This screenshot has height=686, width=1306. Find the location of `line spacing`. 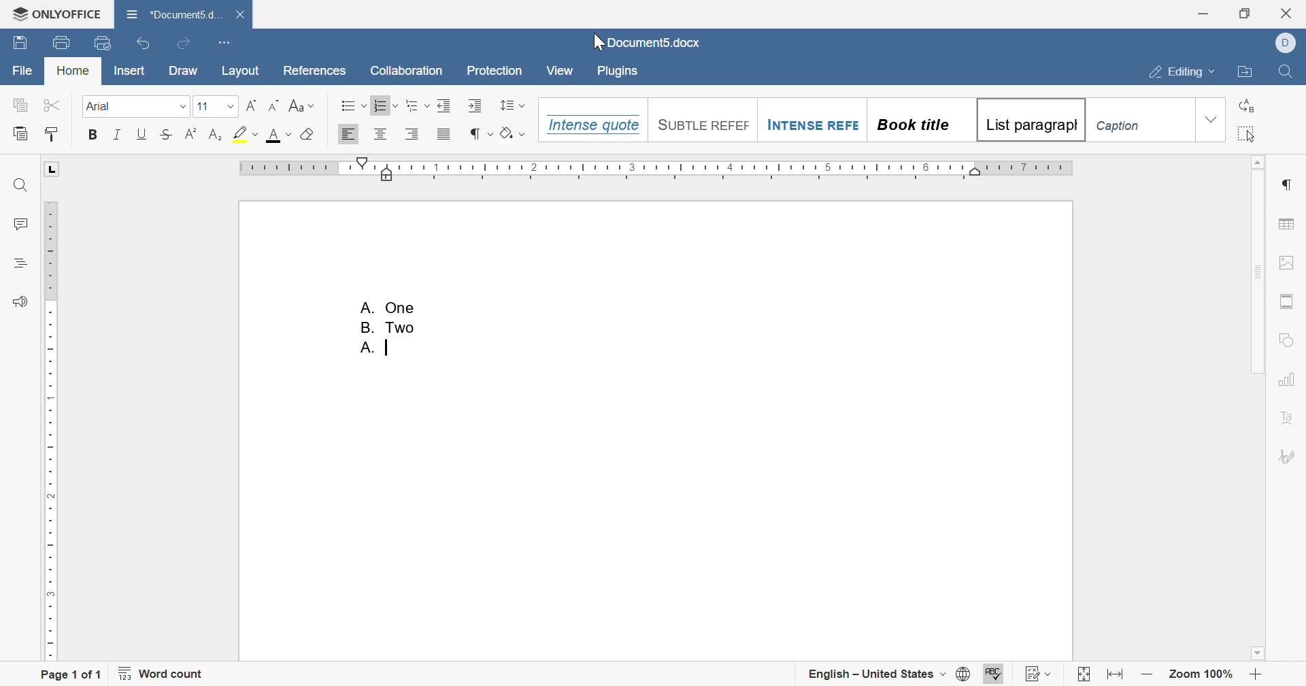

line spacing is located at coordinates (513, 104).